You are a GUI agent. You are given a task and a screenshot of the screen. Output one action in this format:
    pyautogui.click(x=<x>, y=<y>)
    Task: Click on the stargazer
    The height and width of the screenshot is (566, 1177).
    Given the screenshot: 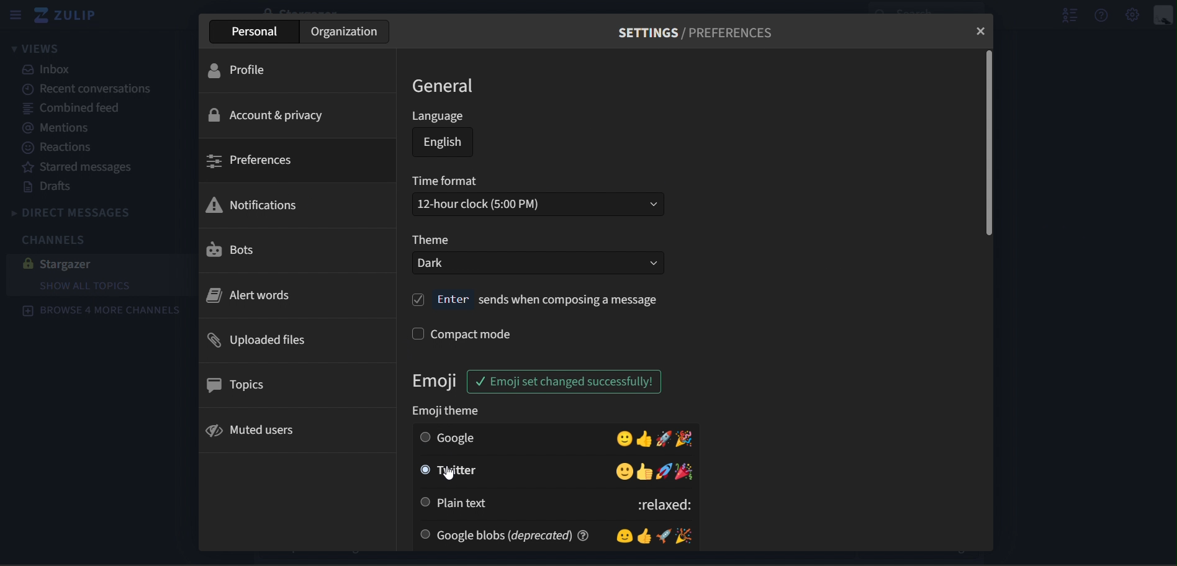 What is the action you would take?
    pyautogui.click(x=92, y=264)
    